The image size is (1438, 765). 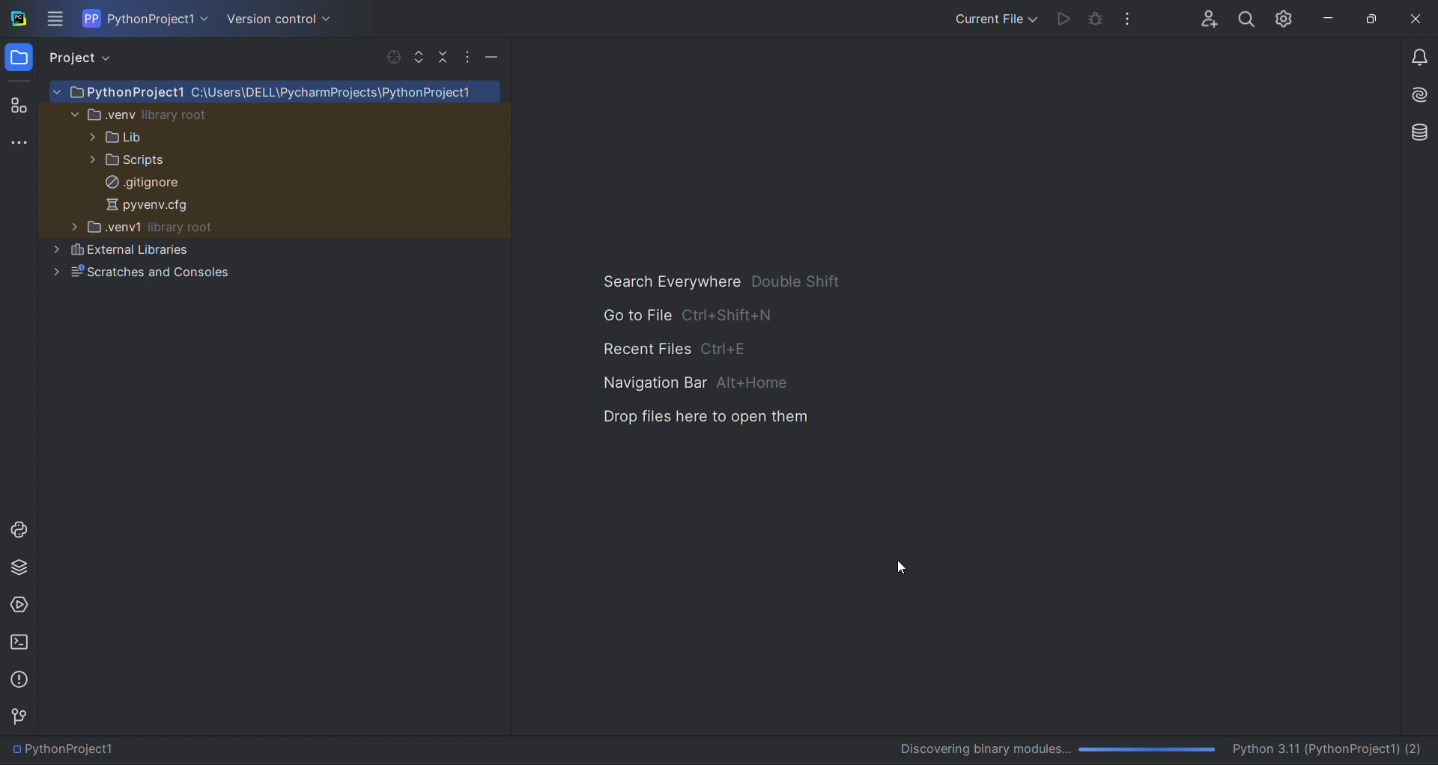 I want to click on settings, so click(x=1286, y=16).